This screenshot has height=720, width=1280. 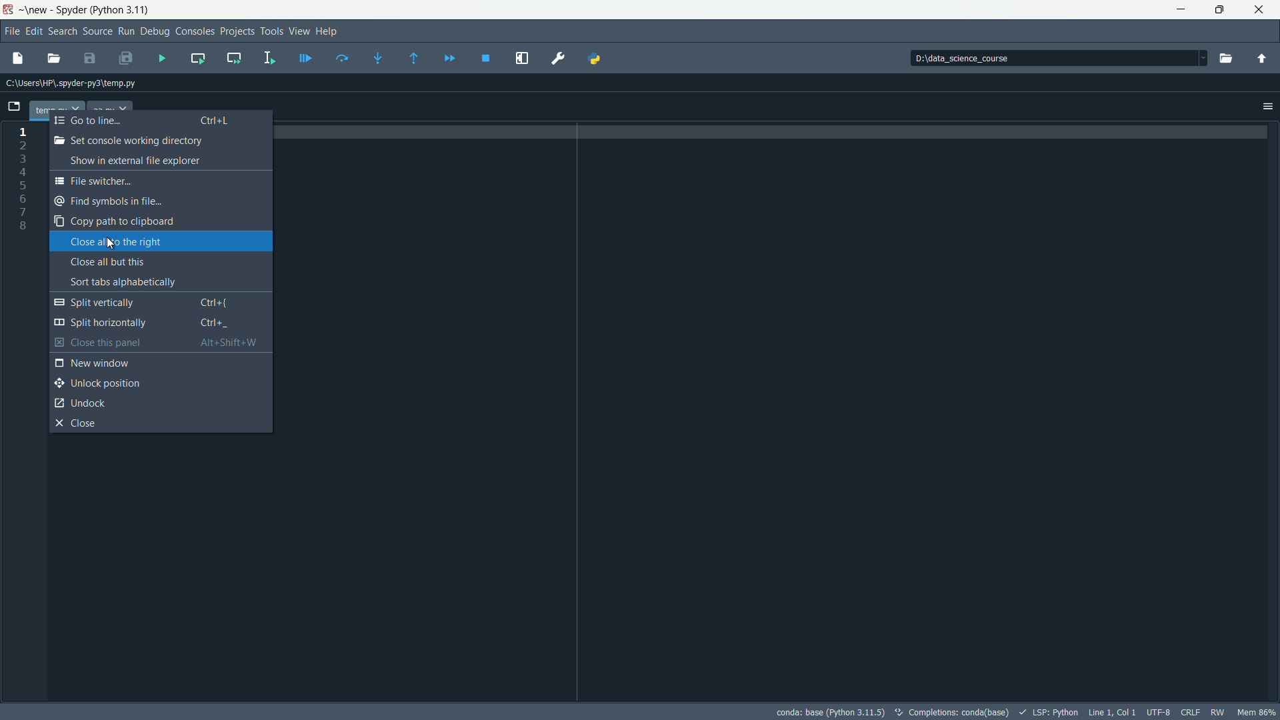 What do you see at coordinates (142, 121) in the screenshot?
I see `go to line` at bounding box center [142, 121].